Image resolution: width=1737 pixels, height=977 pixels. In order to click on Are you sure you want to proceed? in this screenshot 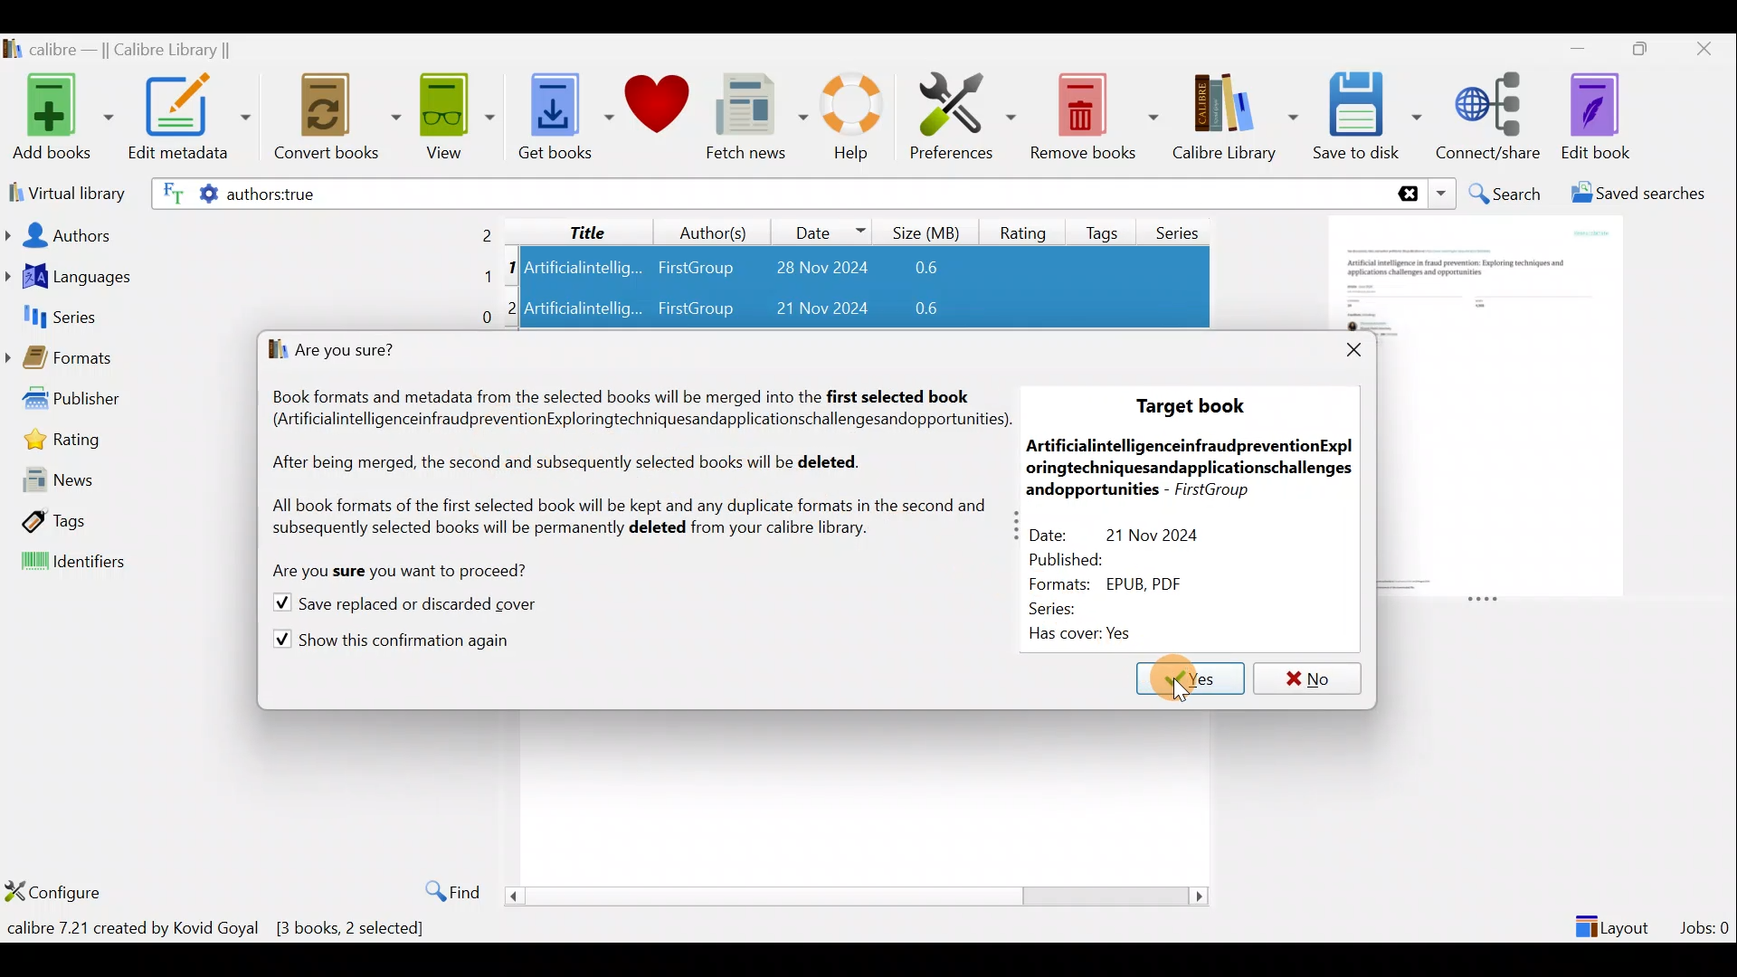, I will do `click(394, 572)`.